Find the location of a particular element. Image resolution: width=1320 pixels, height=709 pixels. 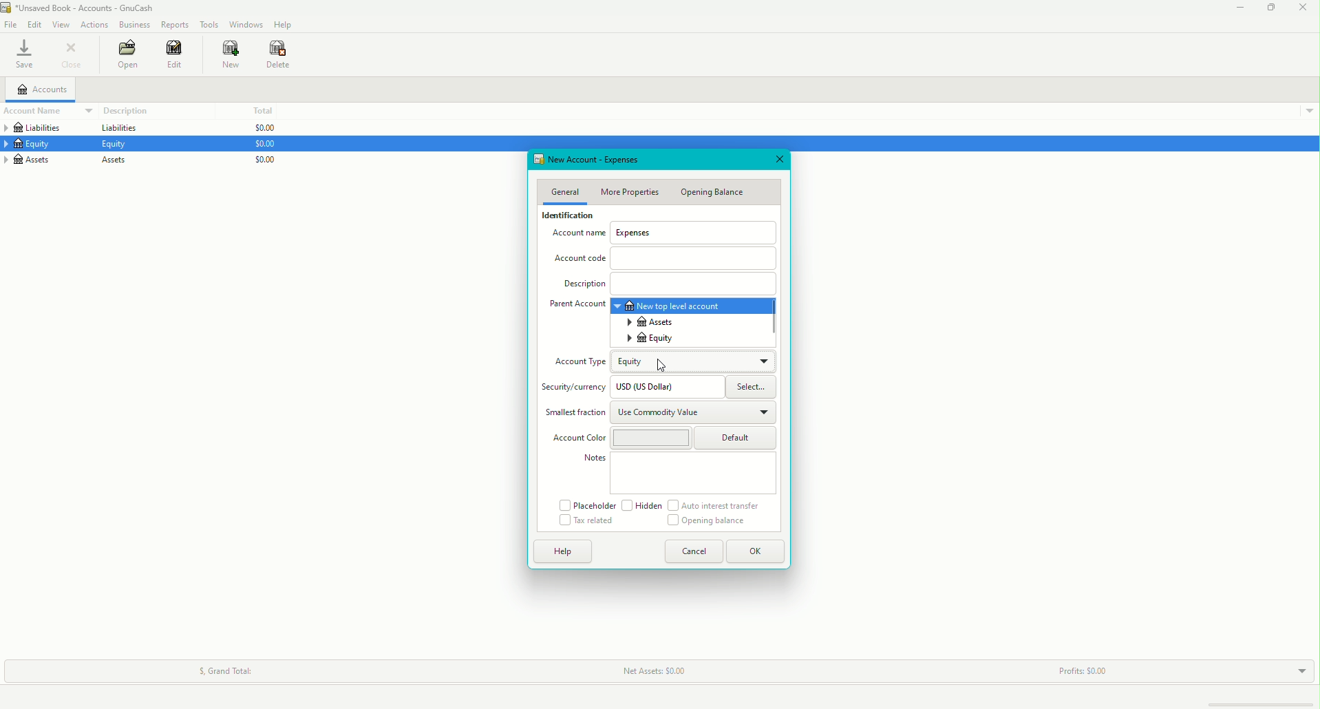

Description is located at coordinates (667, 283).